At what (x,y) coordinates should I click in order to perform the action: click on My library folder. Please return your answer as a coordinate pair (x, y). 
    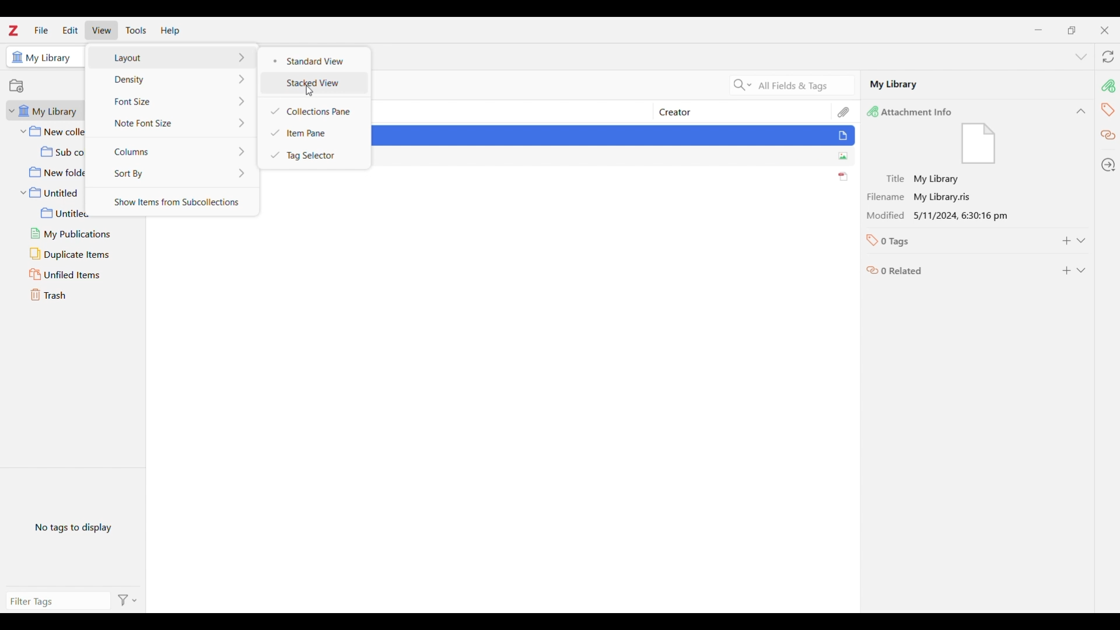
    Looking at the image, I should click on (47, 110).